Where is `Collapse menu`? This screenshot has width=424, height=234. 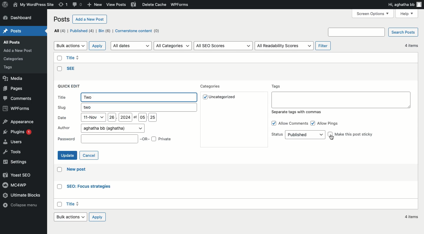 Collapse menu is located at coordinates (21, 208).